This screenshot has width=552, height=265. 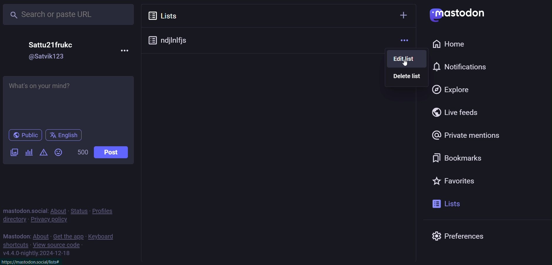 I want to click on version, so click(x=38, y=253).